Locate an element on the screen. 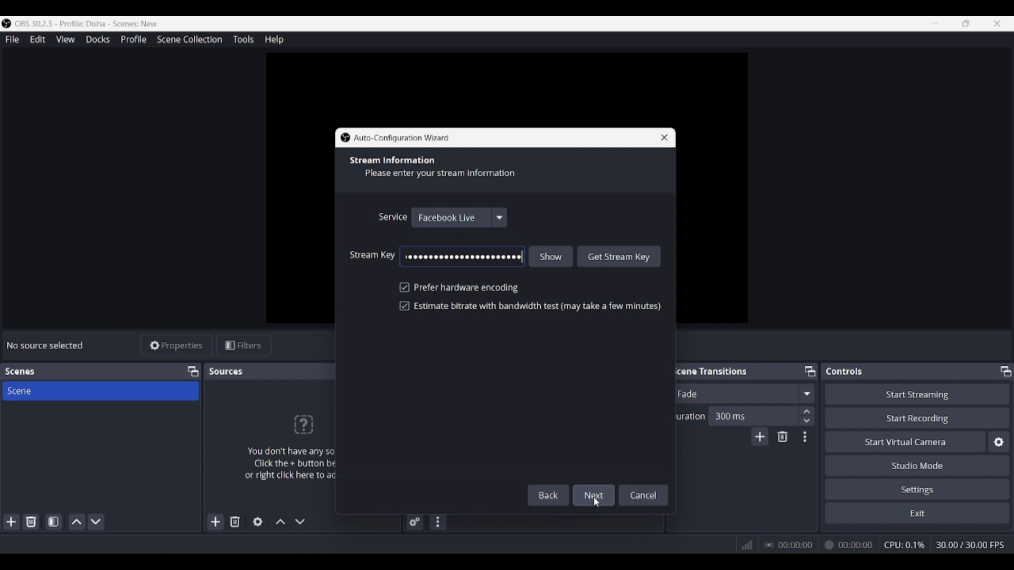 This screenshot has height=570, width=1014. Exit is located at coordinates (917, 512).